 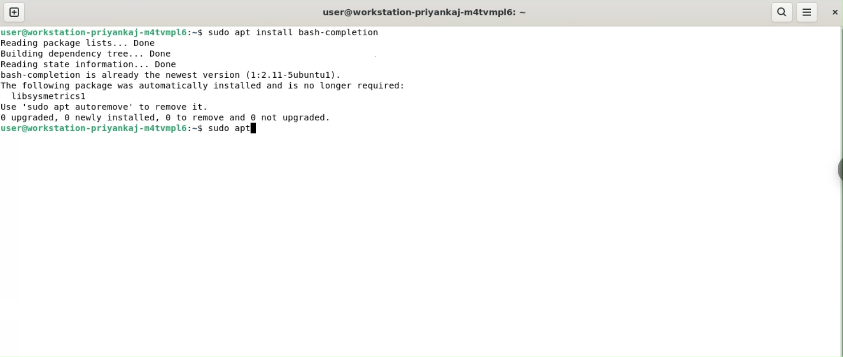 What do you see at coordinates (808, 12) in the screenshot?
I see `menu` at bounding box center [808, 12].